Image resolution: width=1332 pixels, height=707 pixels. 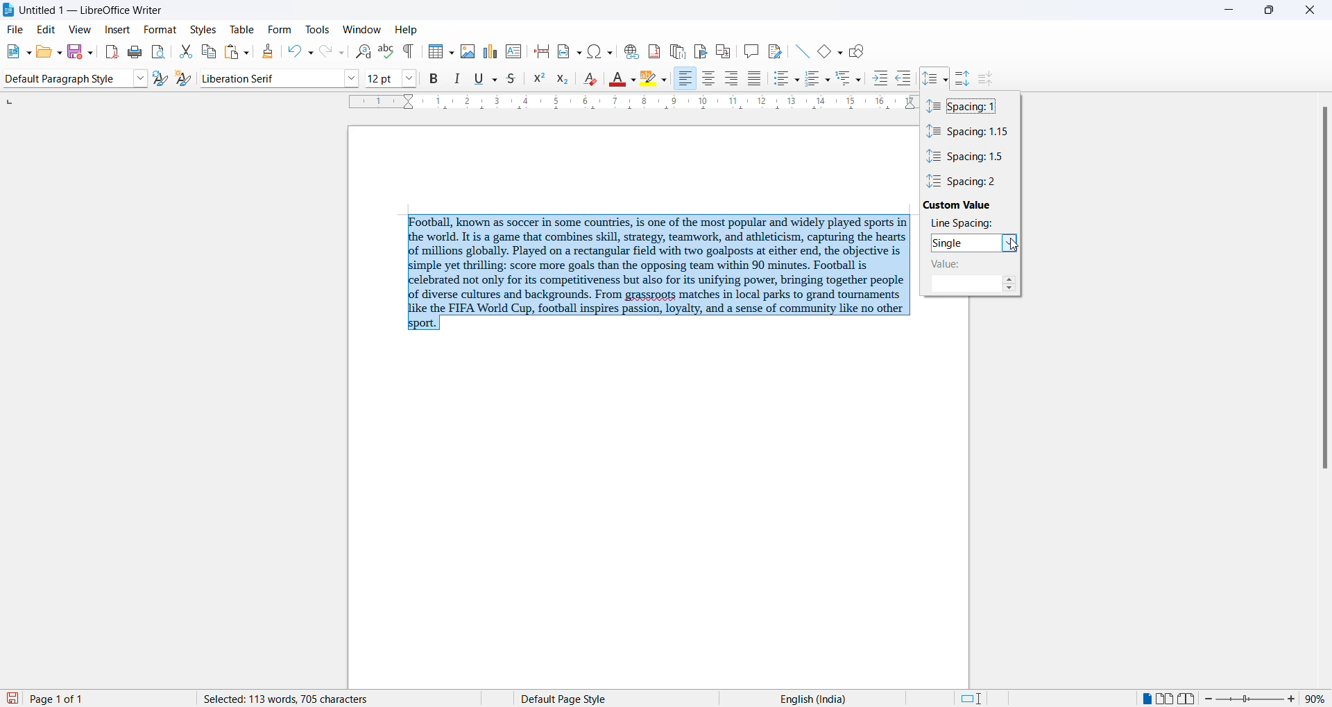 What do you see at coordinates (634, 79) in the screenshot?
I see `font color options` at bounding box center [634, 79].